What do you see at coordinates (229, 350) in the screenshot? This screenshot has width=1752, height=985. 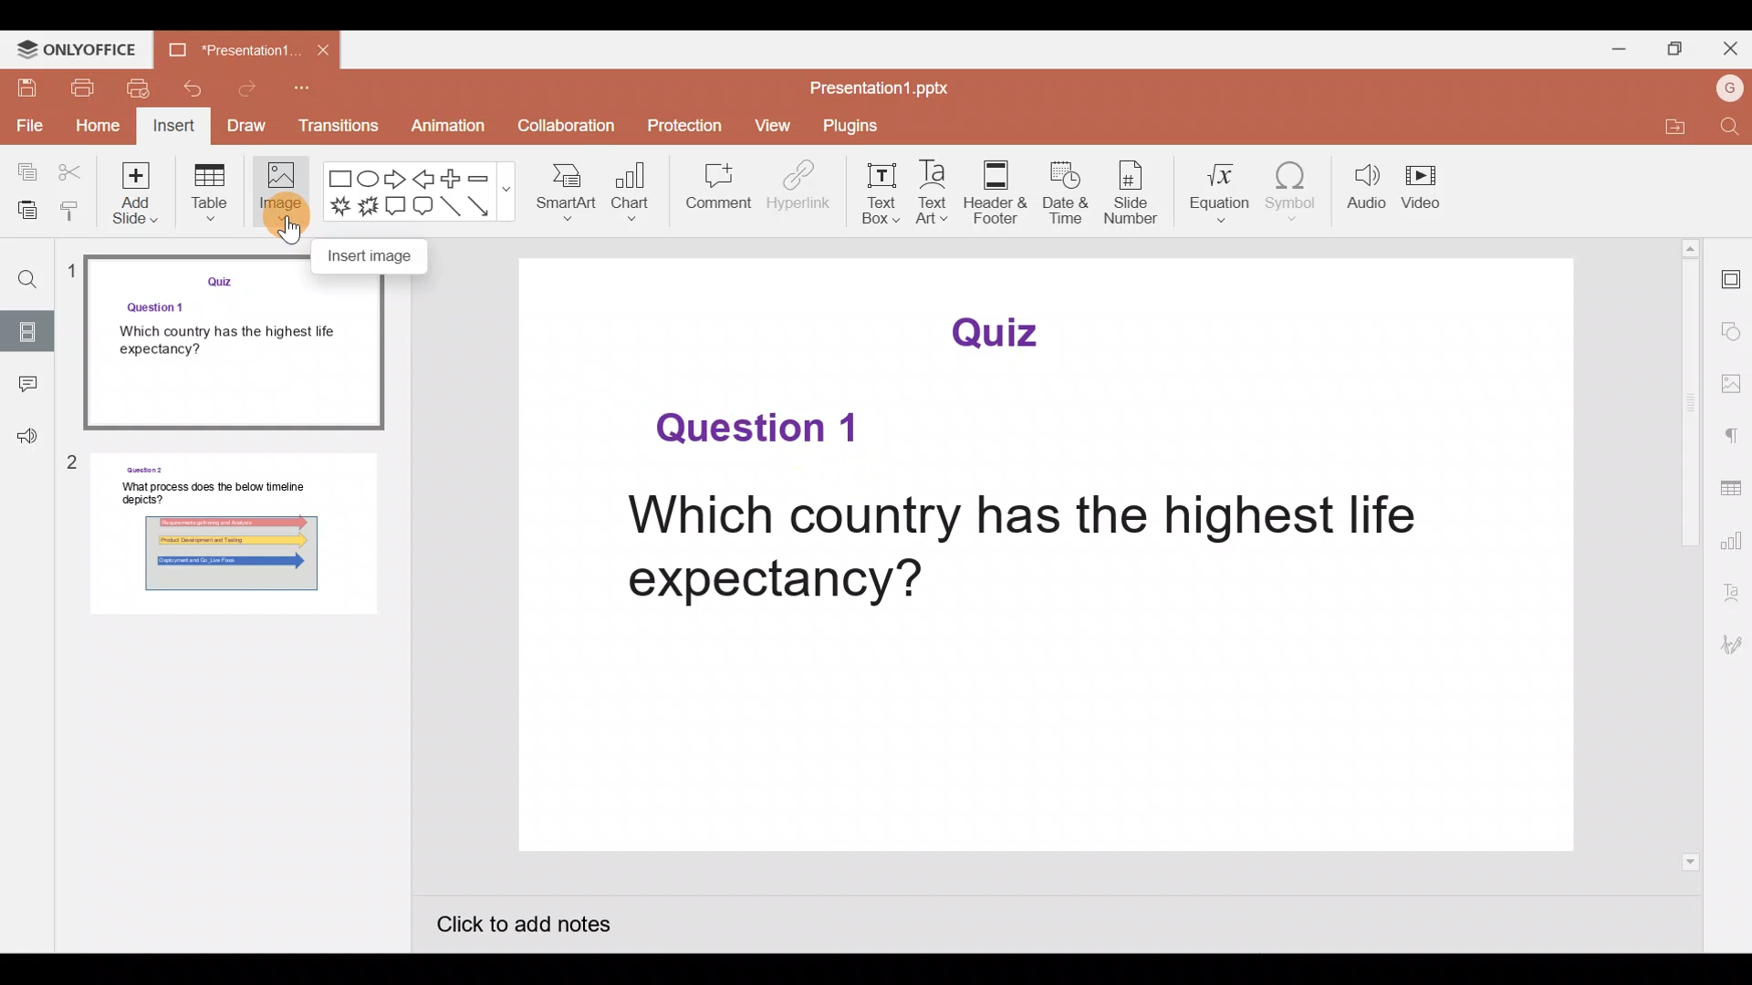 I see `Slide 1 preview` at bounding box center [229, 350].